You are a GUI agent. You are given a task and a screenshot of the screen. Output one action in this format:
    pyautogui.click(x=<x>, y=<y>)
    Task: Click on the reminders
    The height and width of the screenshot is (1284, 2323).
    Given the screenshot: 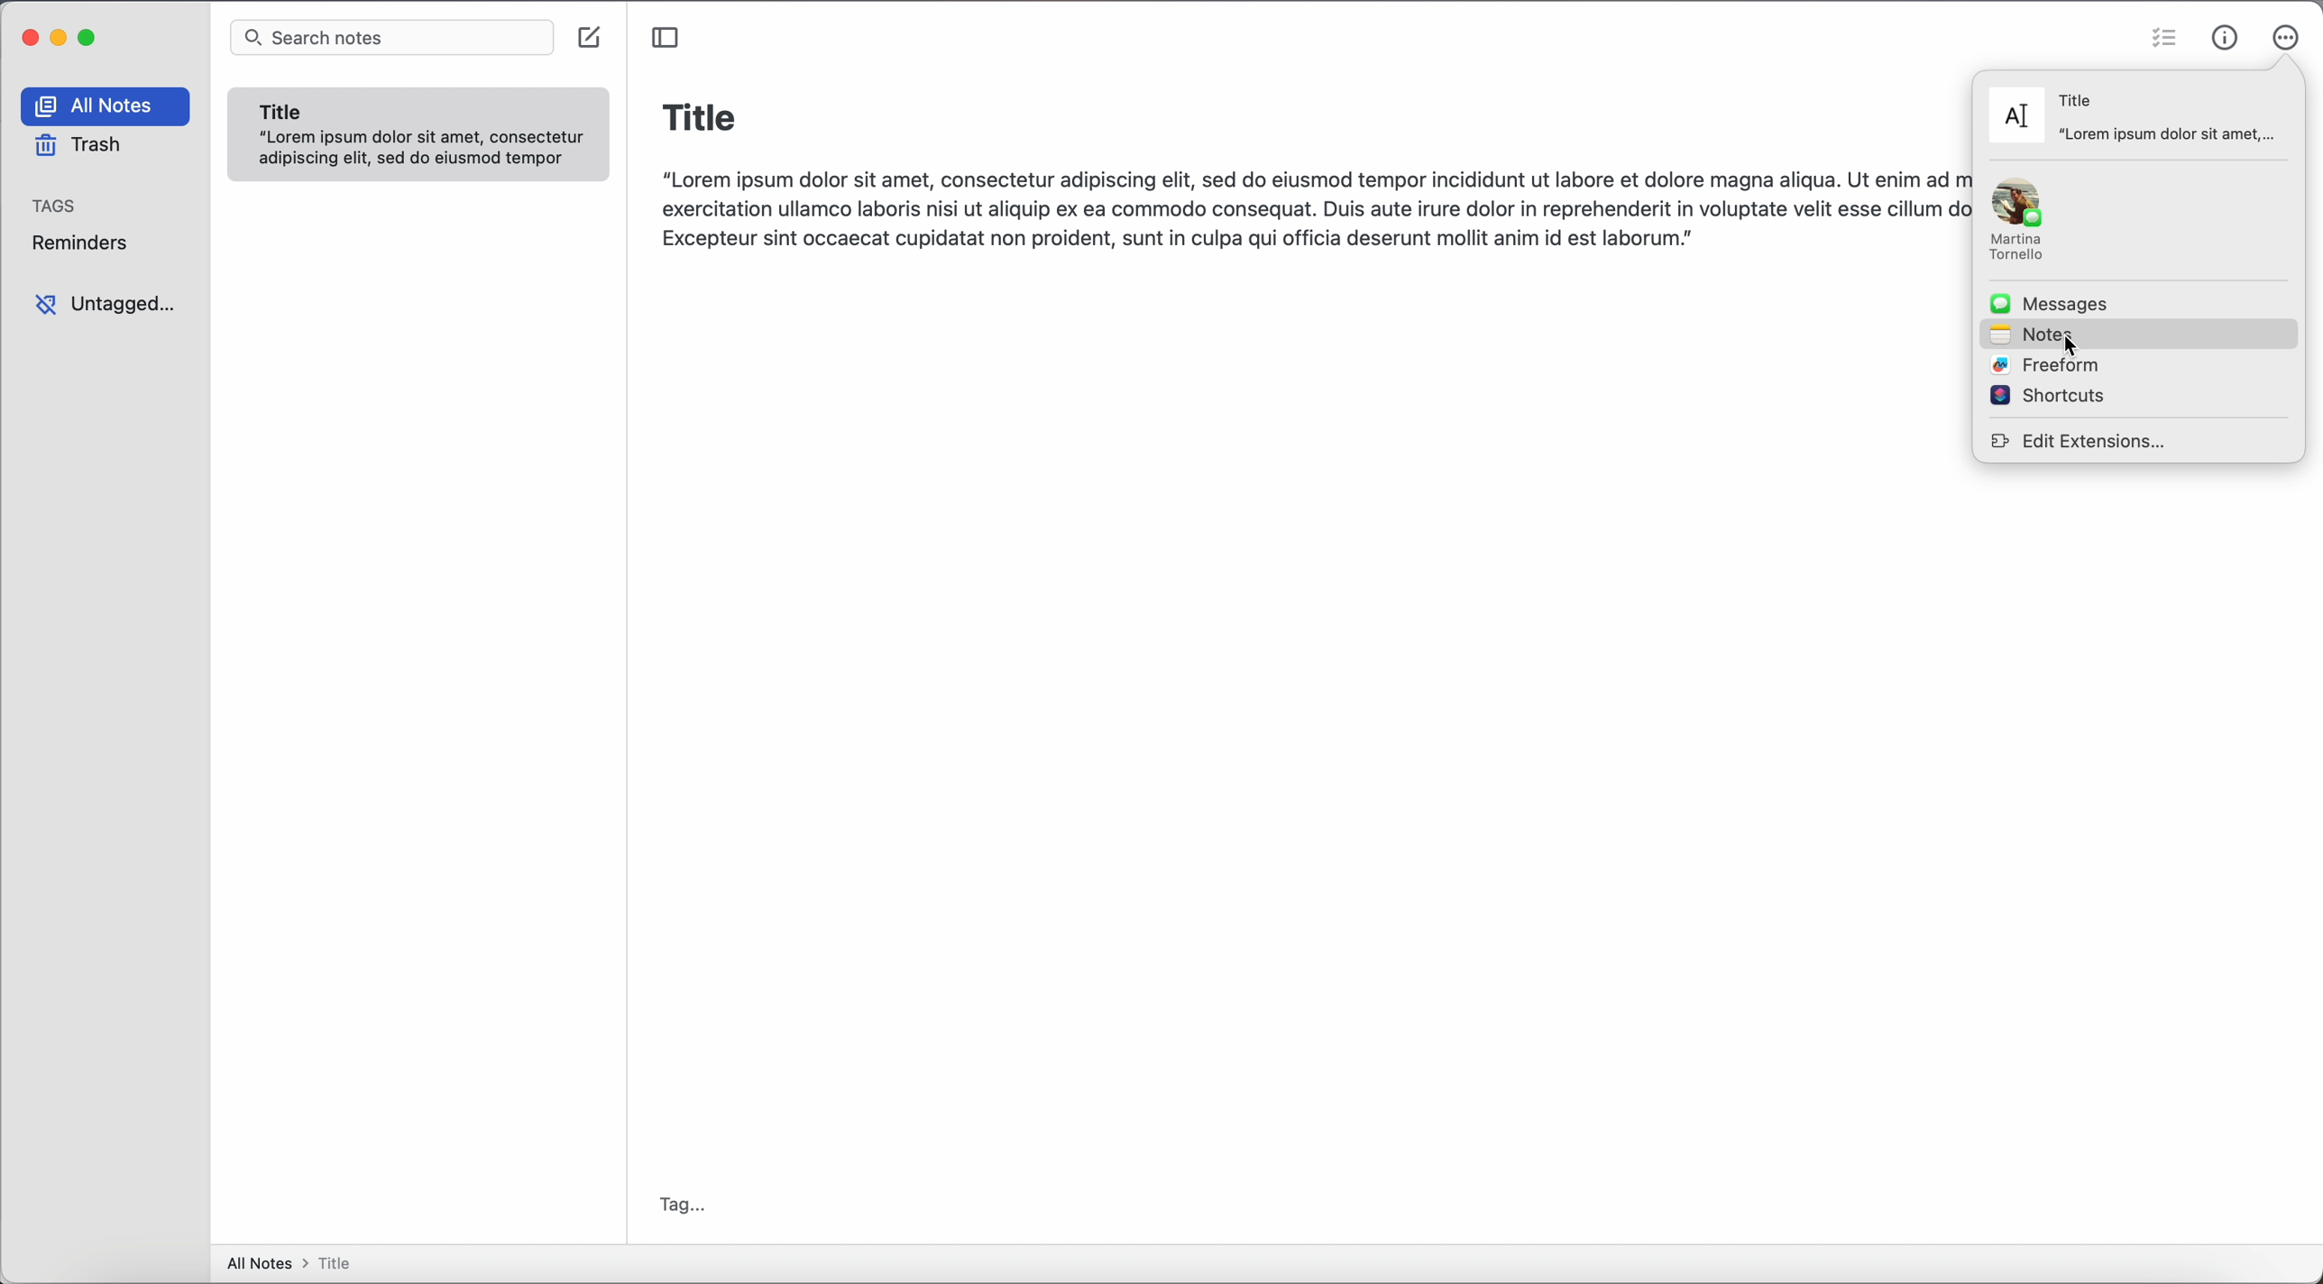 What is the action you would take?
    pyautogui.click(x=87, y=243)
    